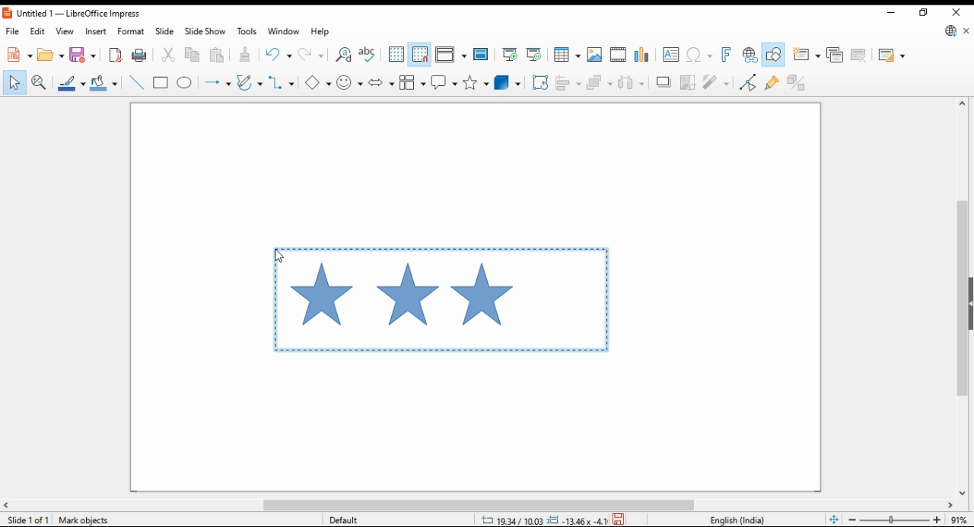 This screenshot has width=974, height=527. I want to click on paste, so click(218, 55).